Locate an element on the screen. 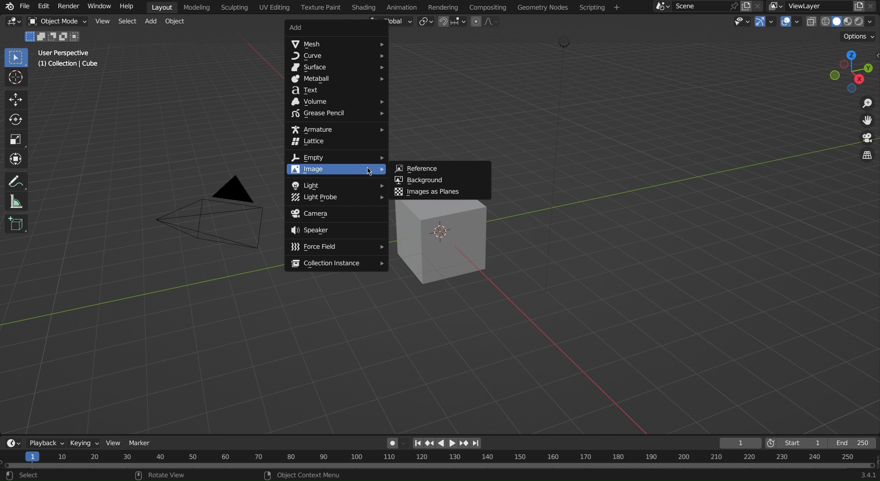 The height and width of the screenshot is (481, 880). Light is located at coordinates (336, 198).